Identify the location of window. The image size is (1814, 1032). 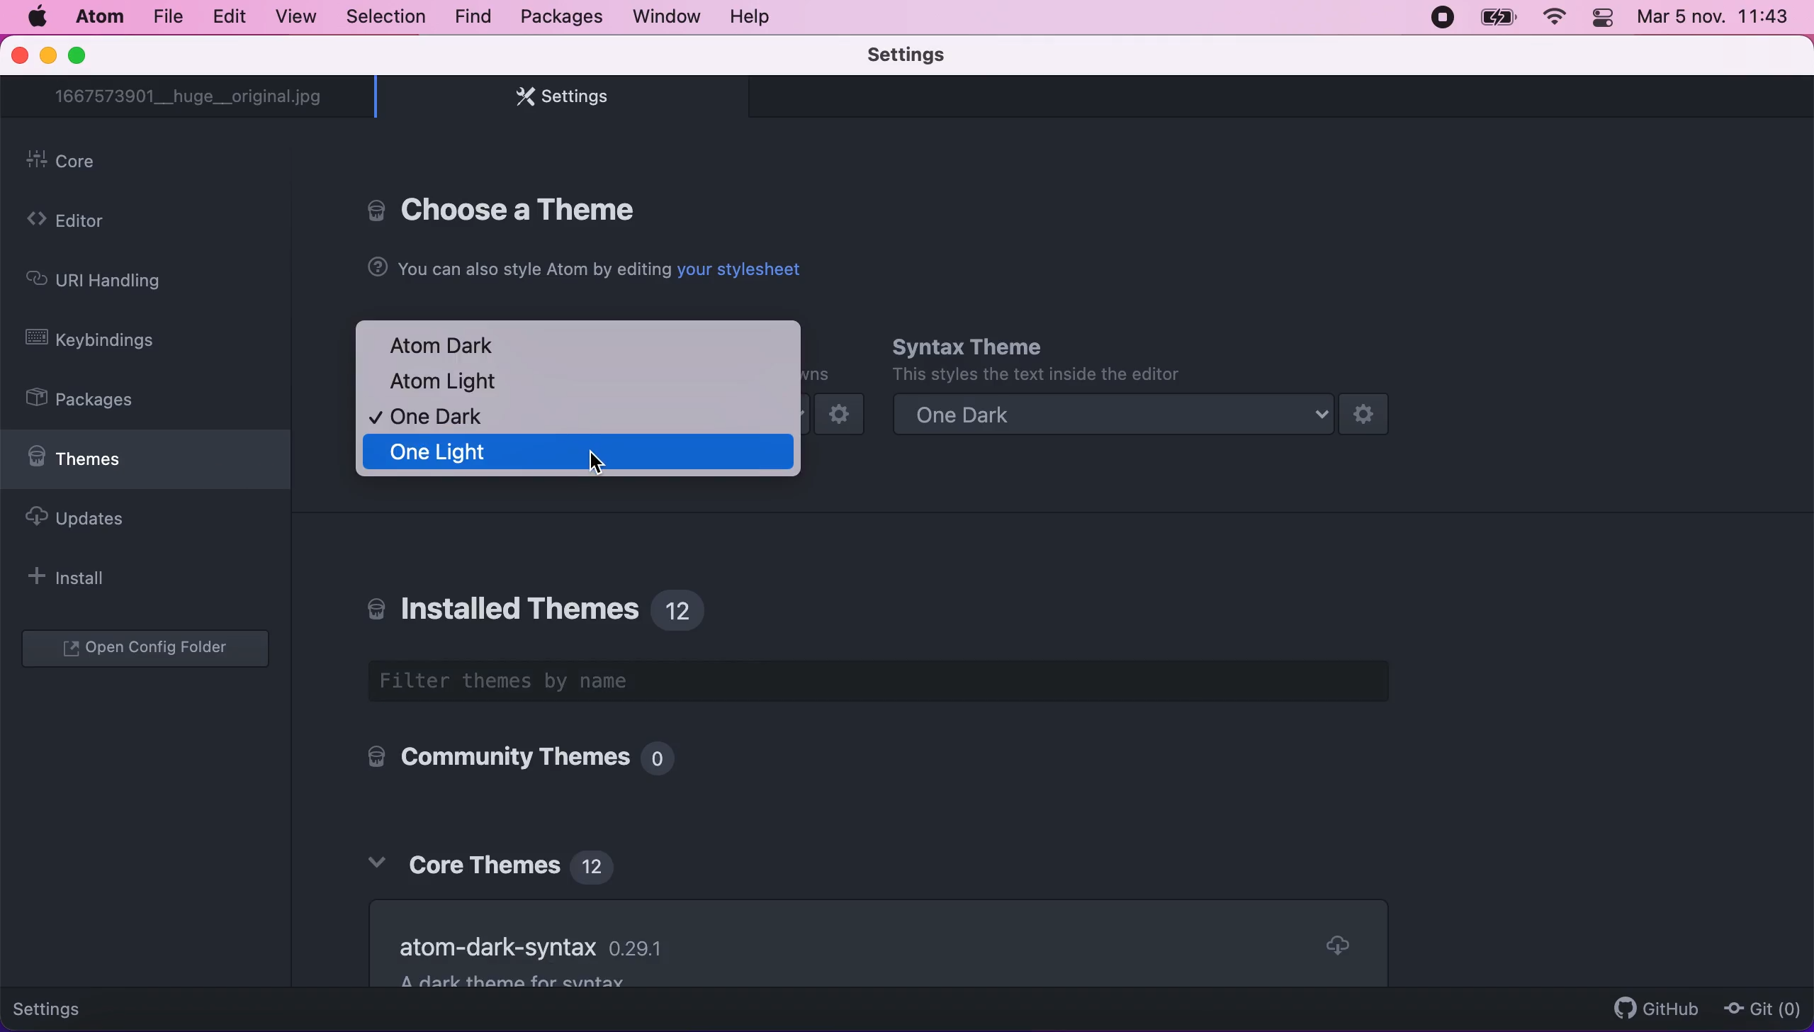
(669, 19).